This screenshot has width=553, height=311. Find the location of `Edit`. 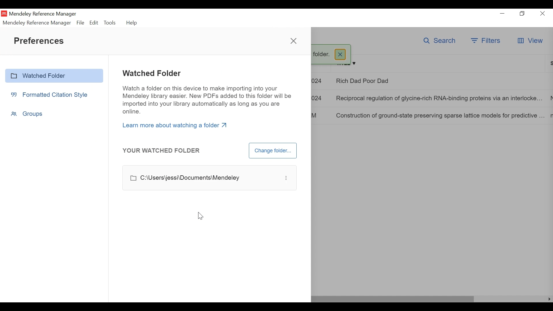

Edit is located at coordinates (94, 23).